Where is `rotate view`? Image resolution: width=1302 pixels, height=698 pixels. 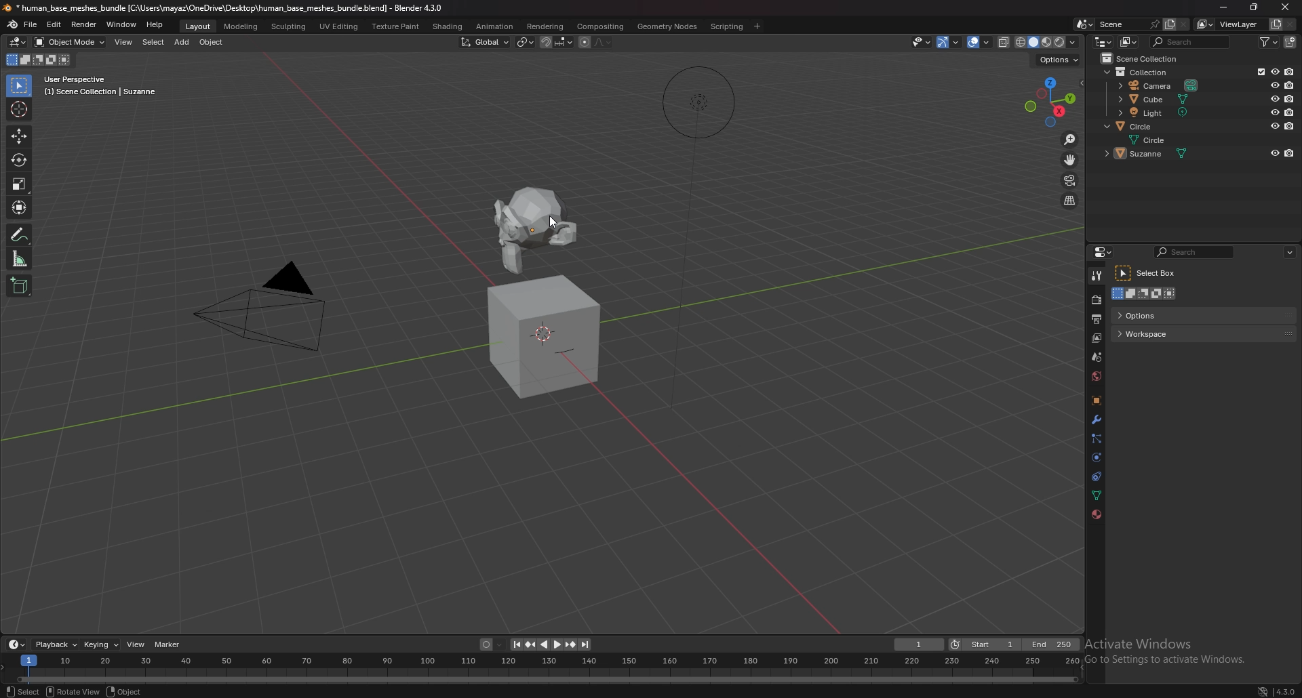 rotate view is located at coordinates (73, 691).